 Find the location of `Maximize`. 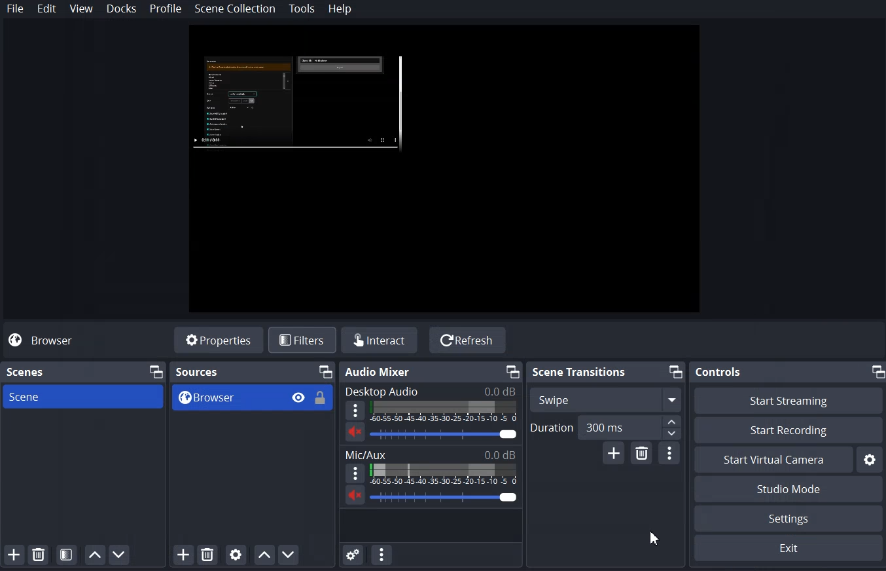

Maximize is located at coordinates (327, 371).